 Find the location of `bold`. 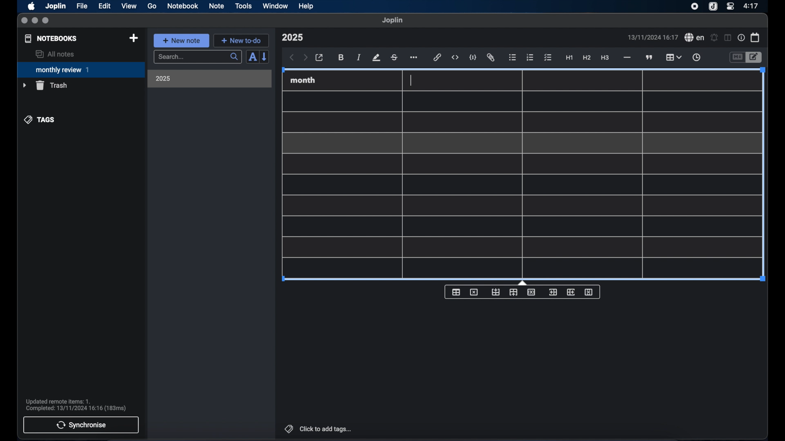

bold is located at coordinates (342, 58).